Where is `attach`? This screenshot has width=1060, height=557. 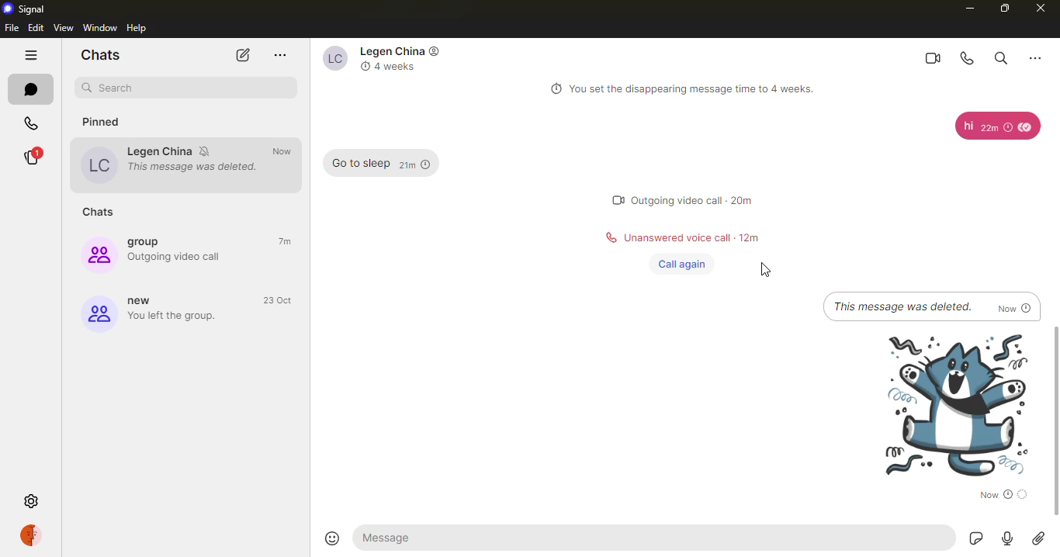 attach is located at coordinates (1038, 539).